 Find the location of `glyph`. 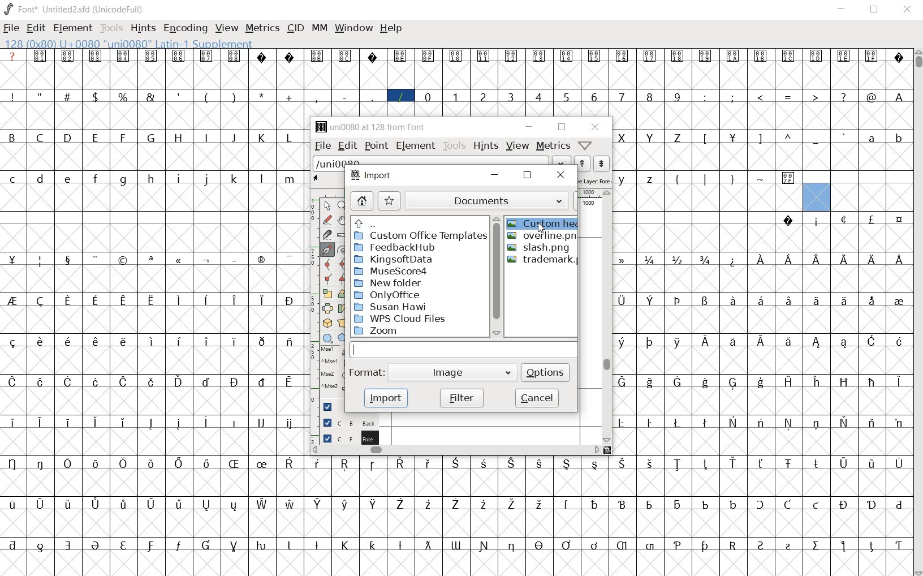

glyph is located at coordinates (150, 260).